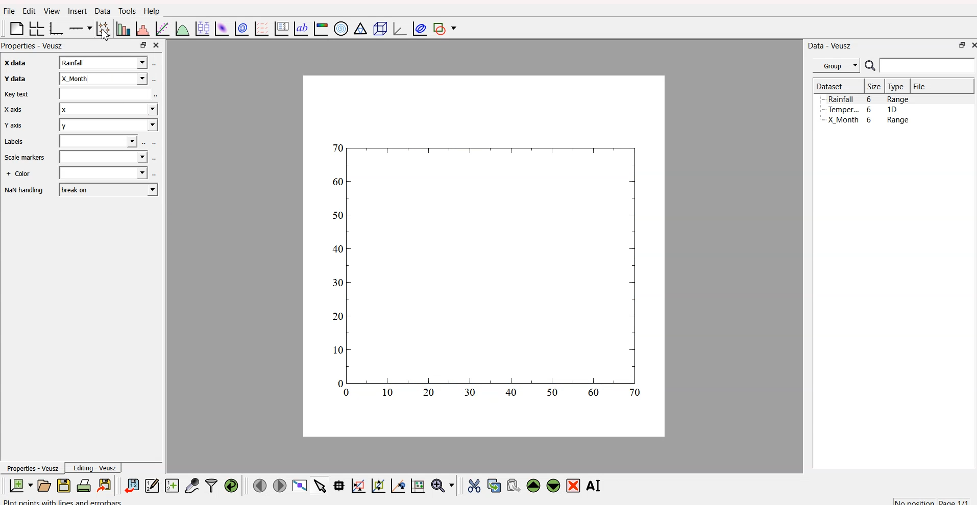  What do you see at coordinates (376, 486) in the screenshot?
I see `draw points` at bounding box center [376, 486].